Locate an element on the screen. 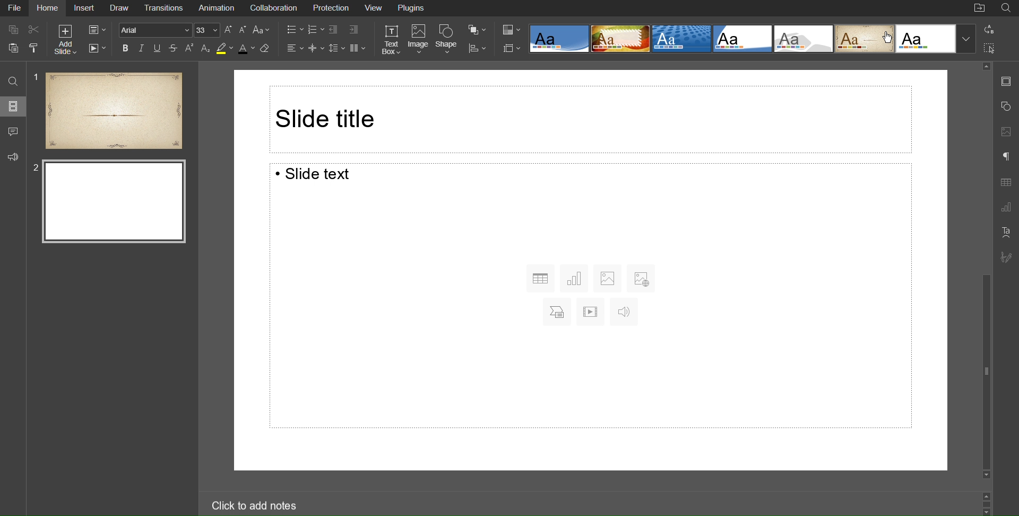 The height and width of the screenshot is (516, 1019). Slide Text is located at coordinates (593, 298).